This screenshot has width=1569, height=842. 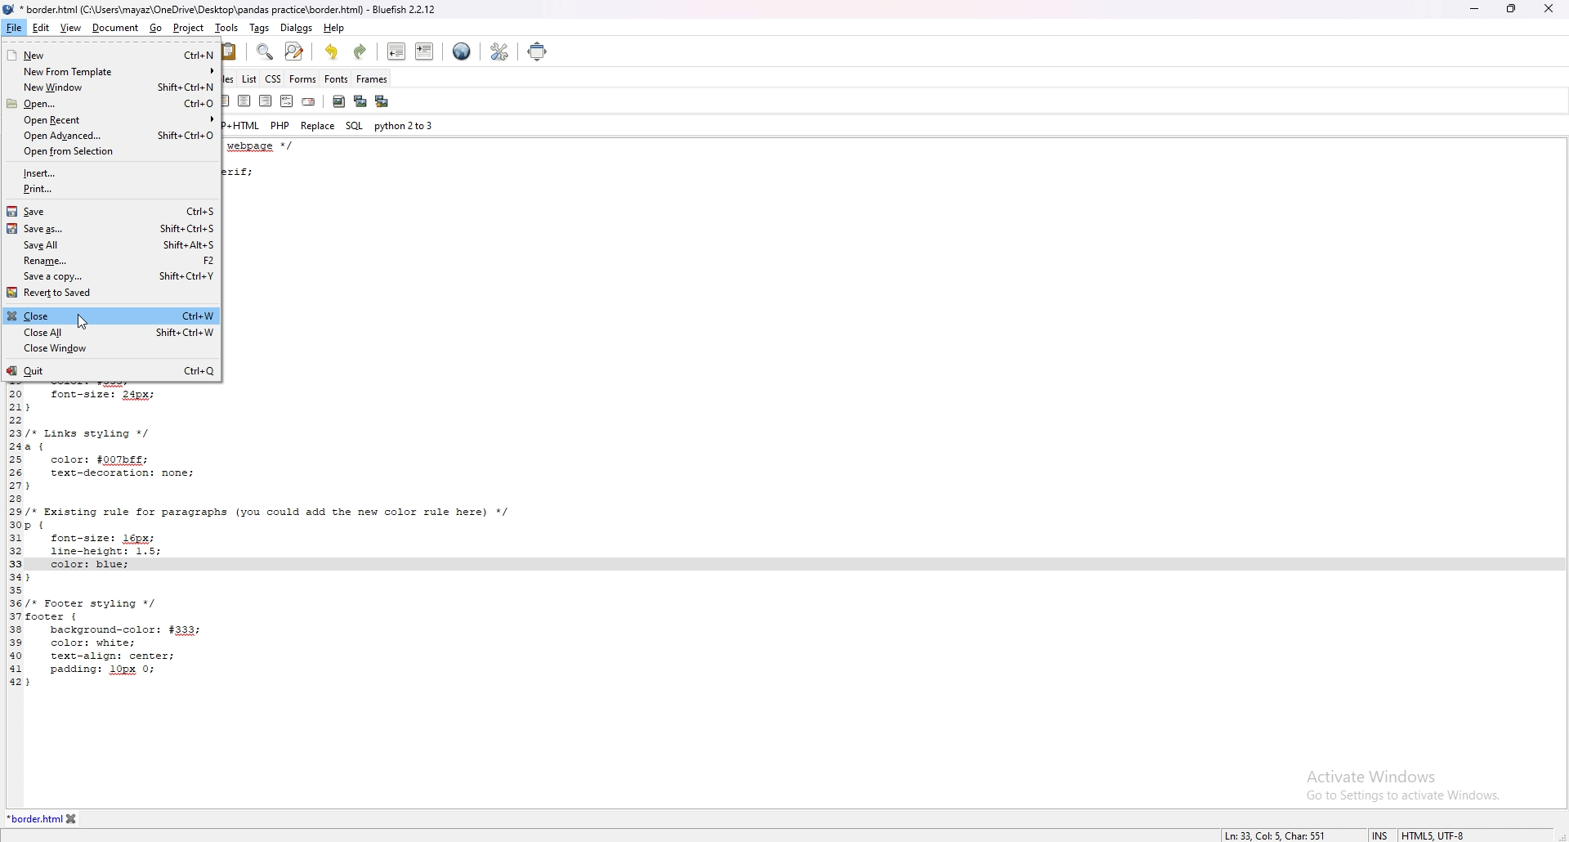 What do you see at coordinates (112, 260) in the screenshot?
I see `rename` at bounding box center [112, 260].